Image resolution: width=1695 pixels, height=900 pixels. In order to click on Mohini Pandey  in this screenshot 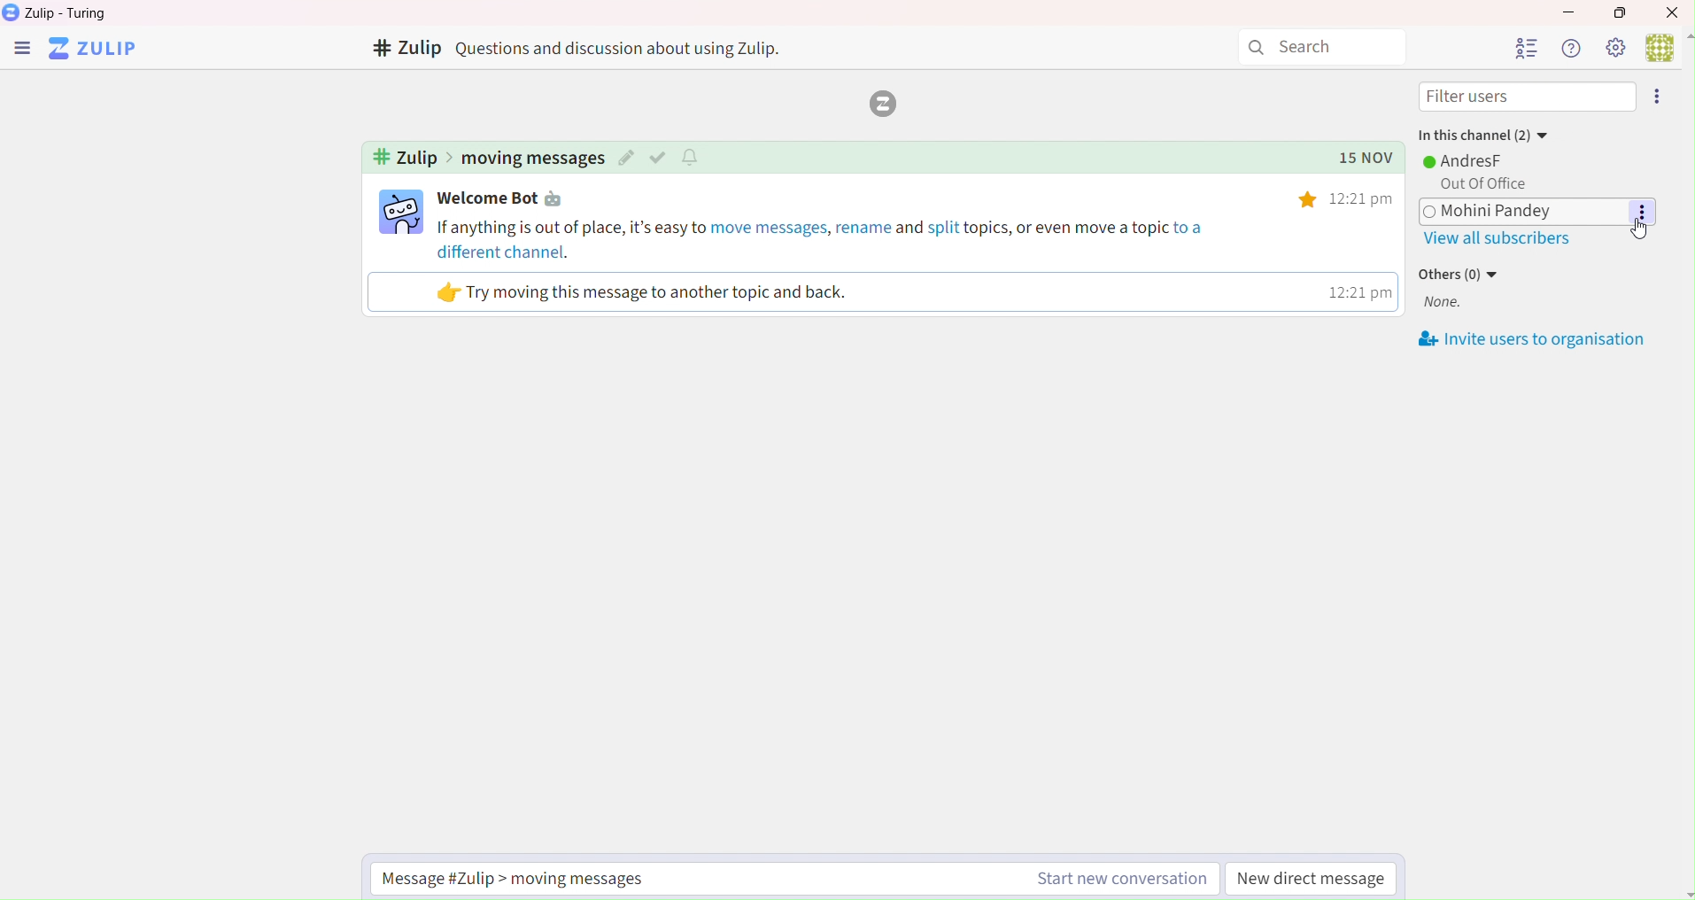, I will do `click(1536, 213)`.